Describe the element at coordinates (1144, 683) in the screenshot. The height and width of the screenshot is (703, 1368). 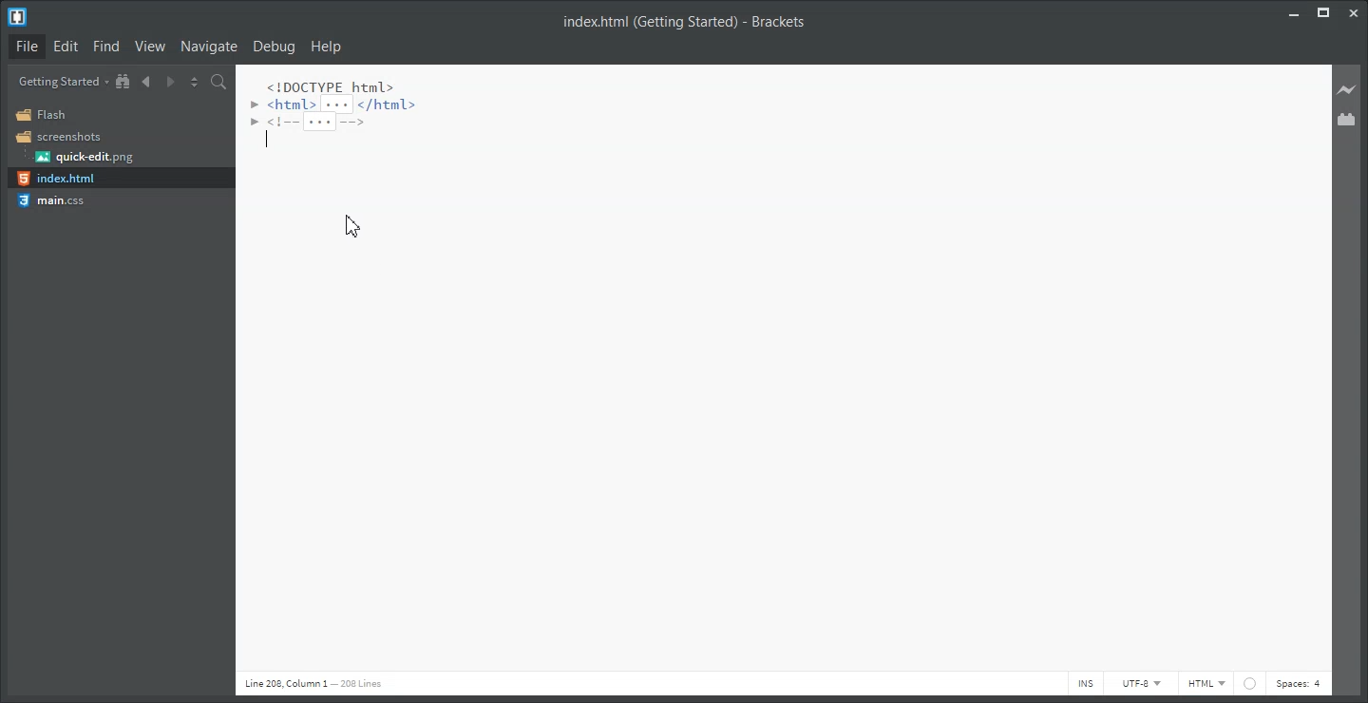
I see `UTF-8` at that location.